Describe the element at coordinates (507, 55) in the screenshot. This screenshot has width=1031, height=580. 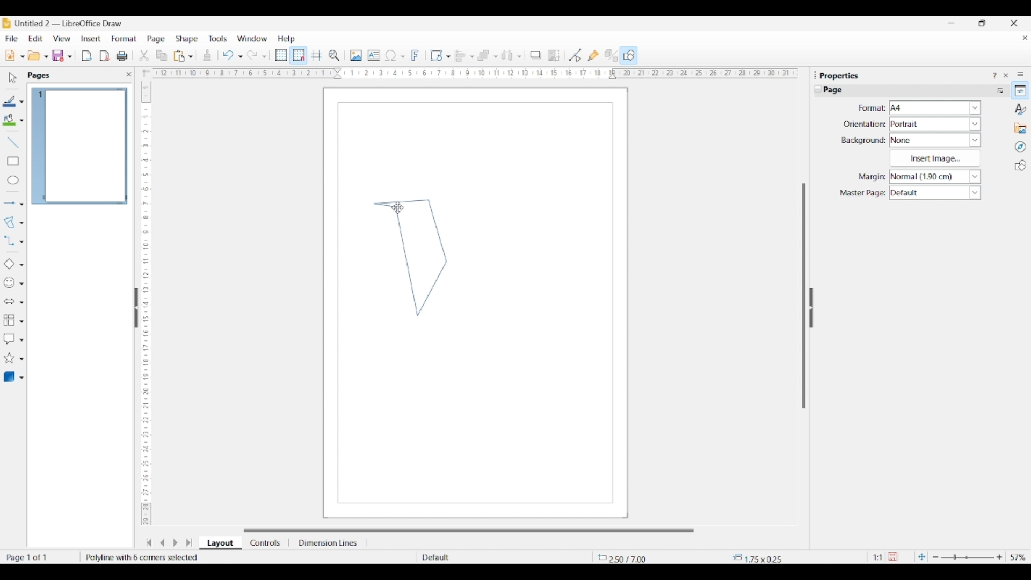
I see `Chosen select object to distribute` at that location.